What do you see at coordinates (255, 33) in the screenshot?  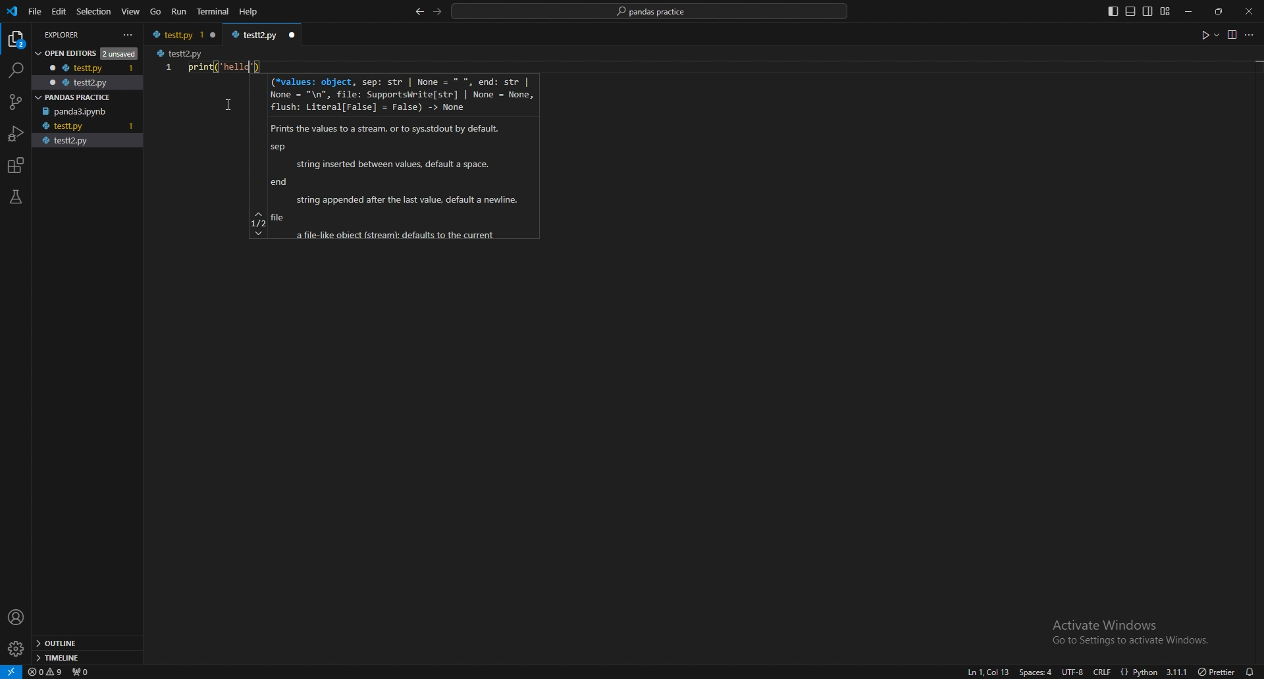 I see `testt2.py` at bounding box center [255, 33].